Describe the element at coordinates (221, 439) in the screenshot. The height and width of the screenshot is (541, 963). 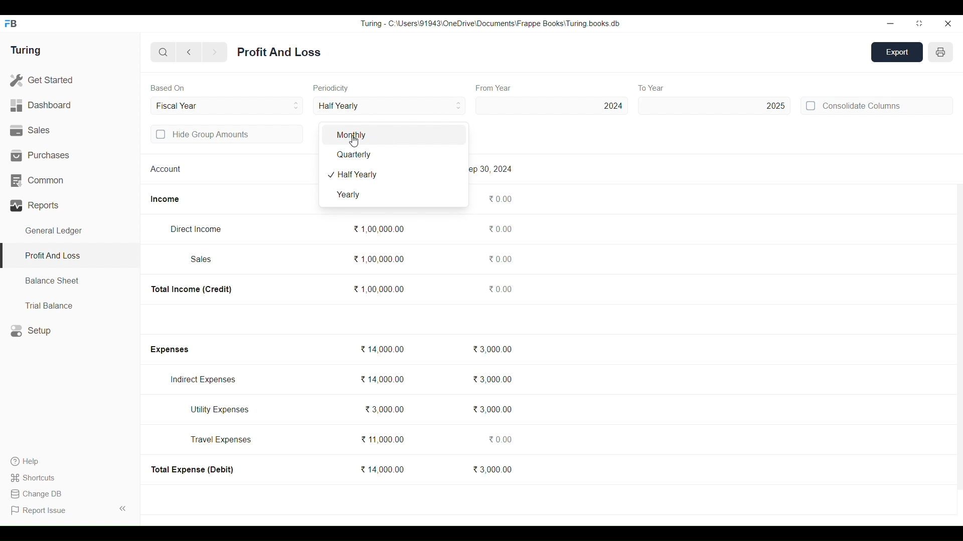
I see `Travel Expenses` at that location.